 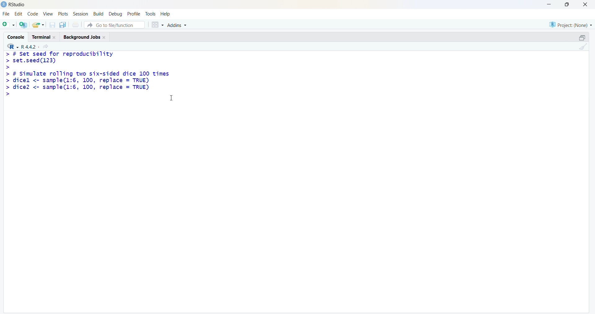 What do you see at coordinates (18, 5) in the screenshot?
I see `RStudio` at bounding box center [18, 5].